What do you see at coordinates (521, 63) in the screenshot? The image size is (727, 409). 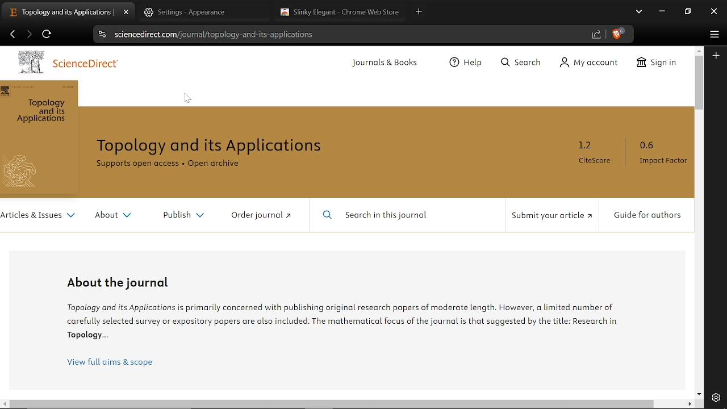 I see `Search` at bounding box center [521, 63].